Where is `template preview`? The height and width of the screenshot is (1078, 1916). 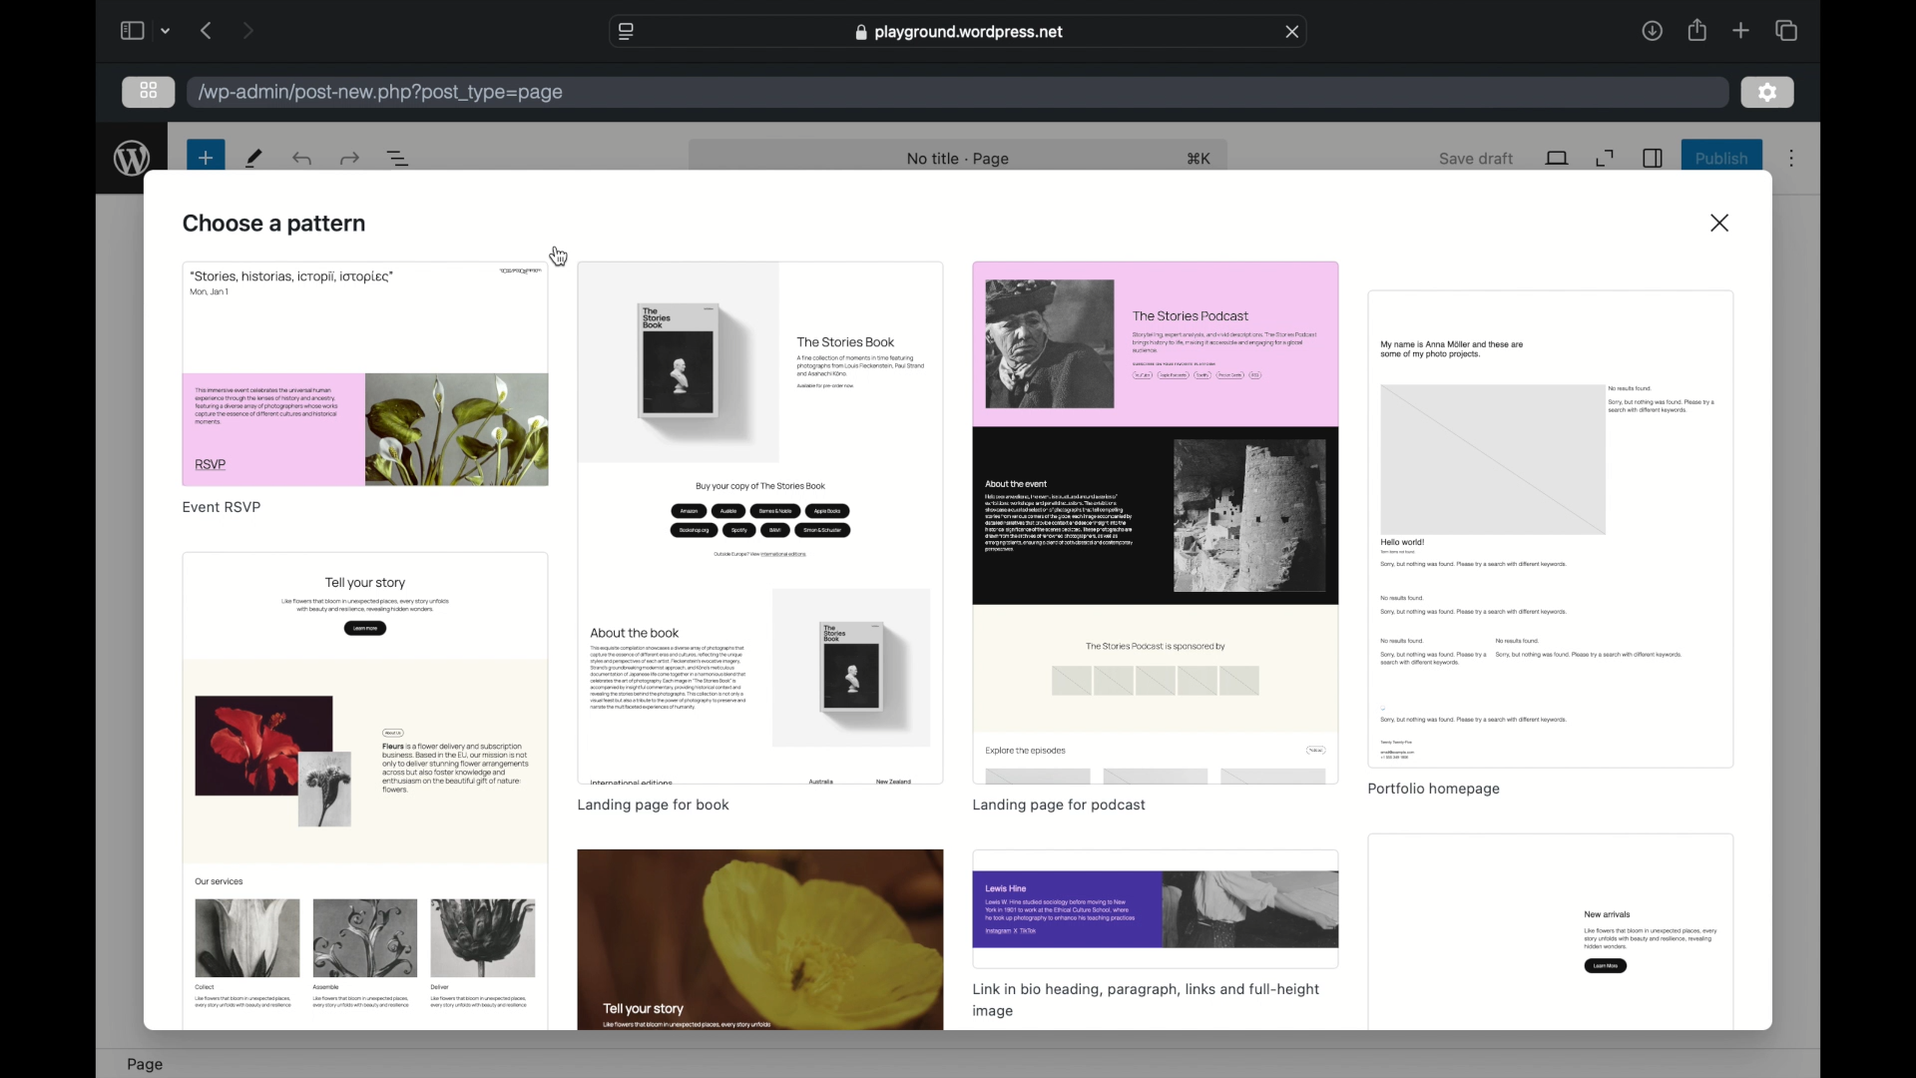
template preview is located at coordinates (367, 374).